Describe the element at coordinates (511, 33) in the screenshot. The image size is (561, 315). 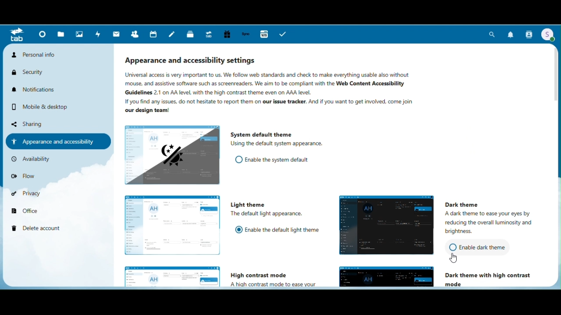
I see `Notifications` at that location.